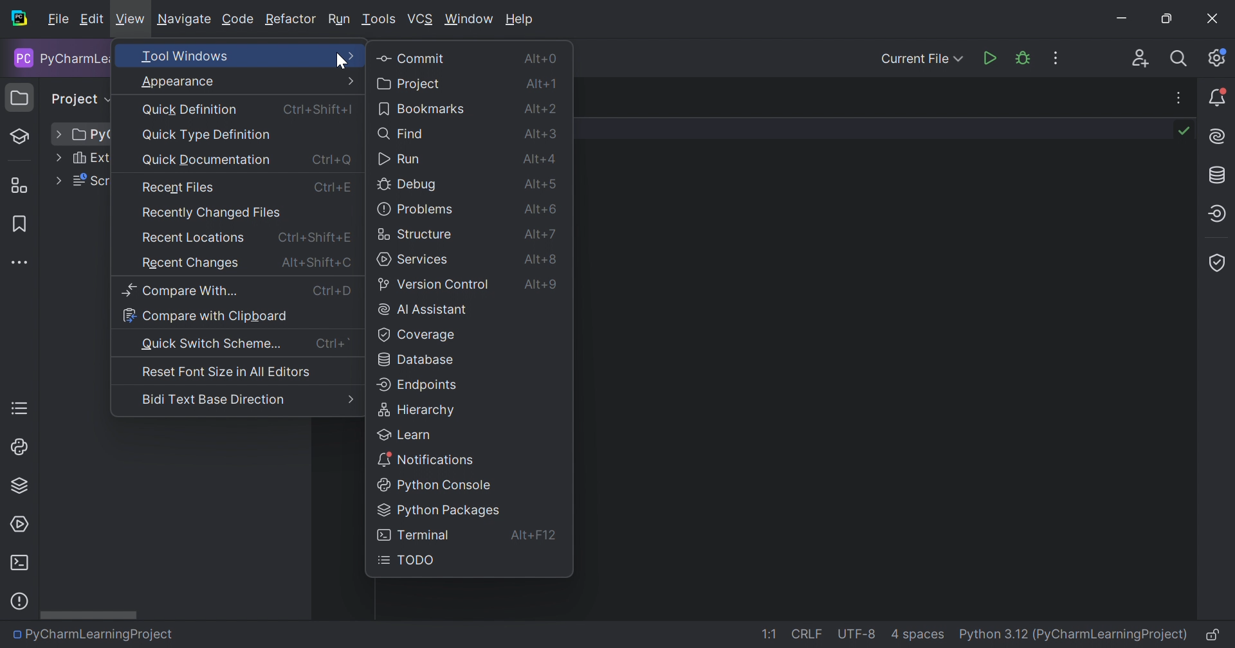 The image size is (1235, 648). Describe the element at coordinates (542, 133) in the screenshot. I see `Alt+3` at that location.